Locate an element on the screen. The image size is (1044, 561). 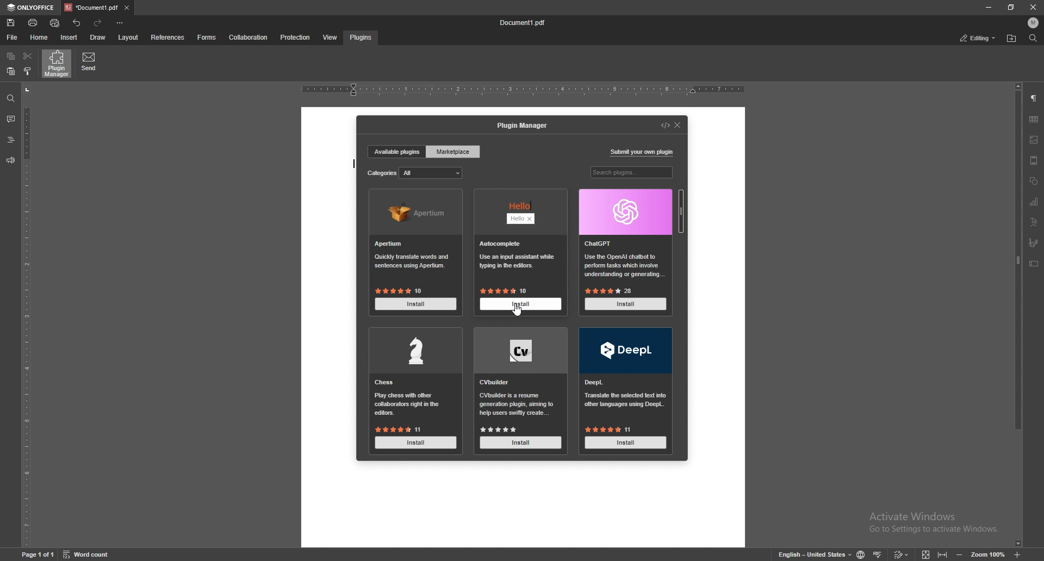
chatgpt is located at coordinates (624, 242).